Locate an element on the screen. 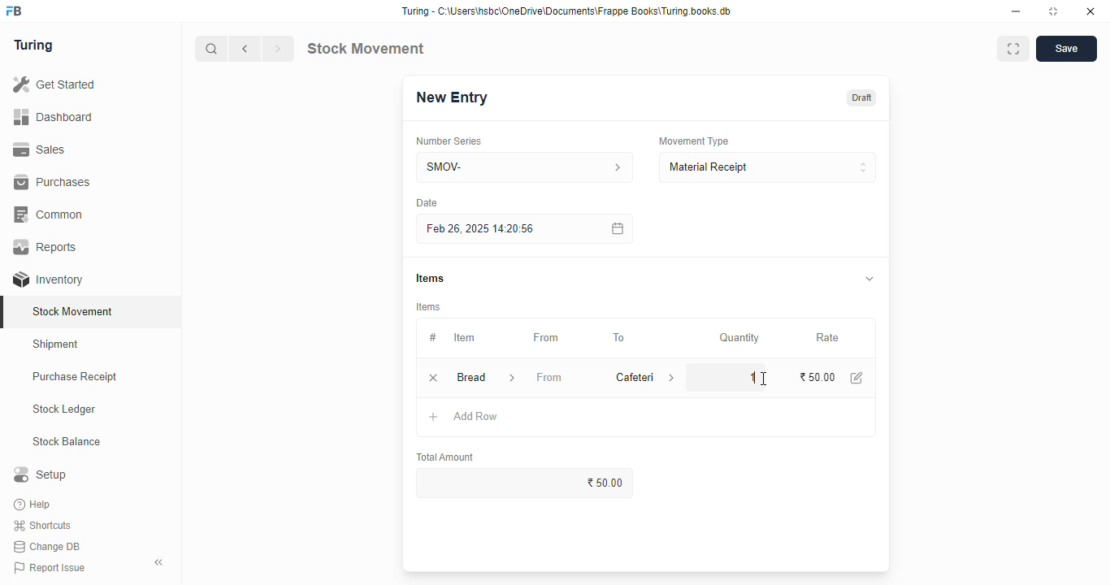 This screenshot has width=1110, height=585. cafeteria is located at coordinates (631, 377).